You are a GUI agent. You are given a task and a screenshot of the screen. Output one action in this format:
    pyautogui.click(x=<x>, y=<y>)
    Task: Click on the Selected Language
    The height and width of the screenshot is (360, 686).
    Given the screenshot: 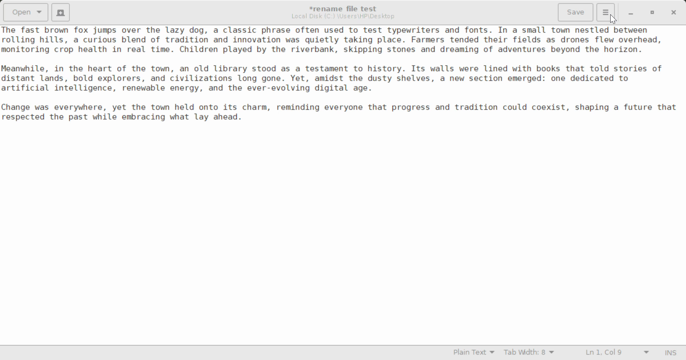 What is the action you would take?
    pyautogui.click(x=470, y=353)
    